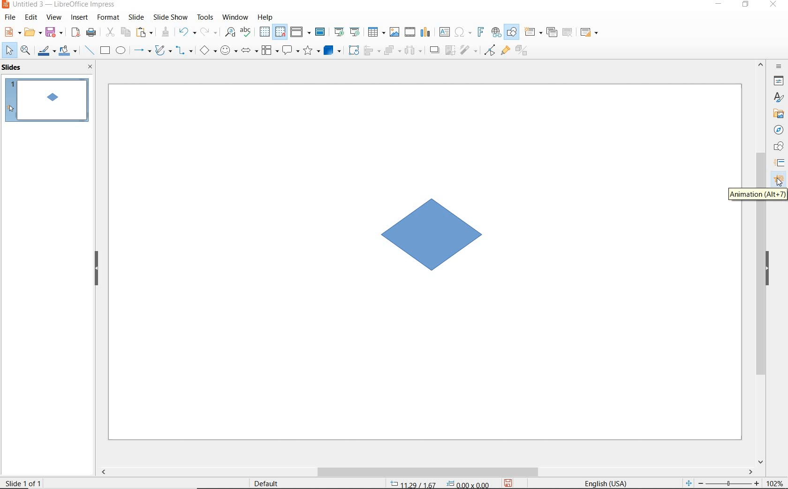 This screenshot has height=489, width=788. What do you see at coordinates (780, 164) in the screenshot?
I see `slide transition` at bounding box center [780, 164].